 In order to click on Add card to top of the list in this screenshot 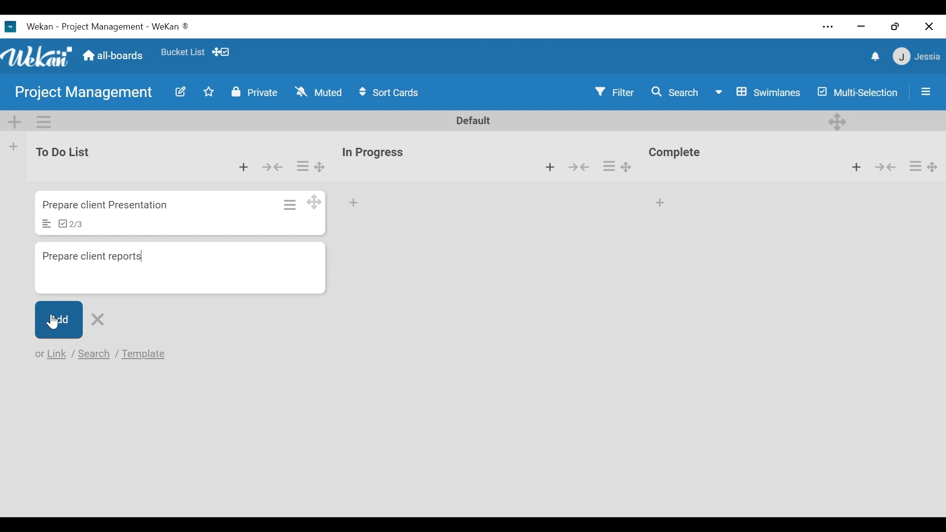, I will do `click(242, 166)`.